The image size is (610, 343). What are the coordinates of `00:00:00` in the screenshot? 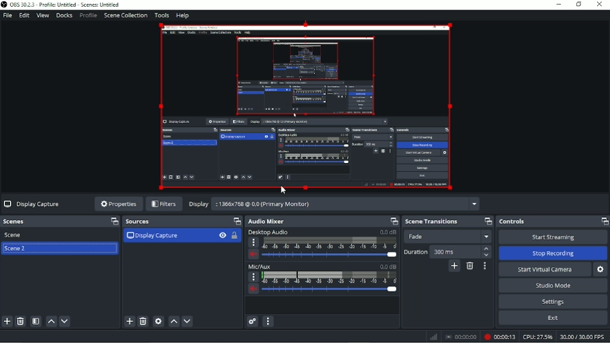 It's located at (461, 337).